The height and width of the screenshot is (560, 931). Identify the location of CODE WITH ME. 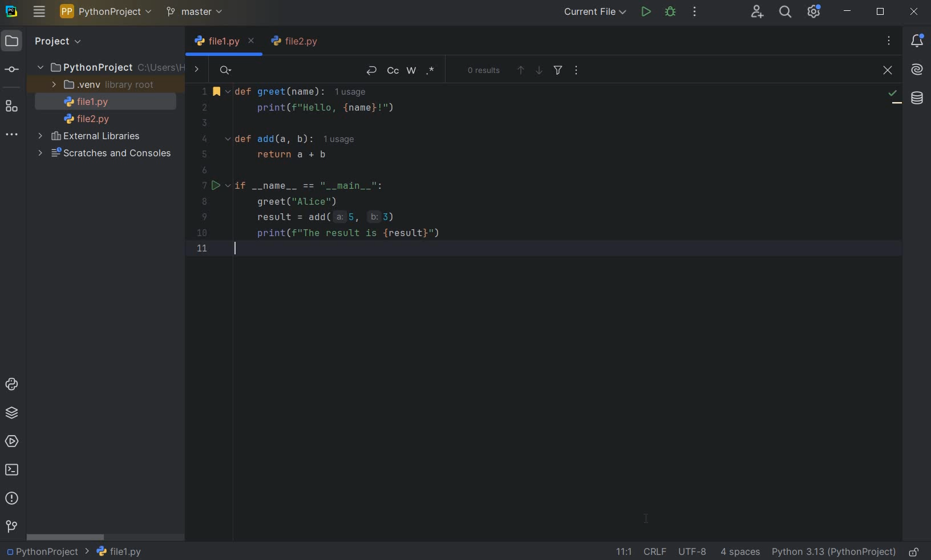
(756, 11).